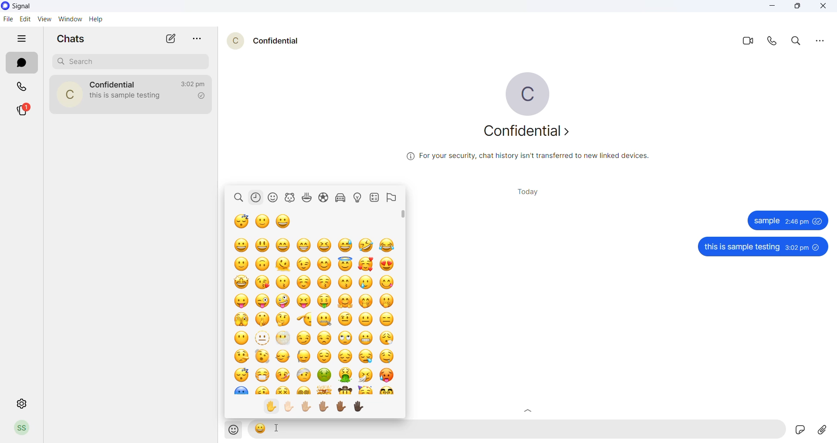  What do you see at coordinates (742, 248) in the screenshot?
I see `this is sample testing` at bounding box center [742, 248].